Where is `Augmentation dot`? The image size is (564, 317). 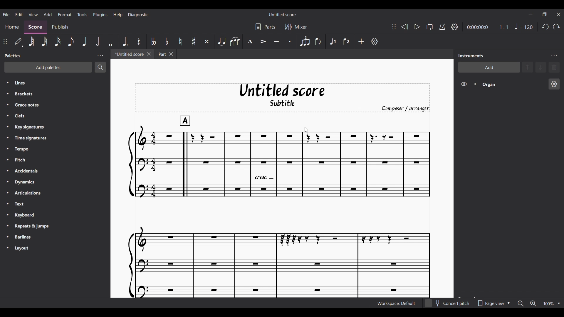 Augmentation dot is located at coordinates (125, 41).